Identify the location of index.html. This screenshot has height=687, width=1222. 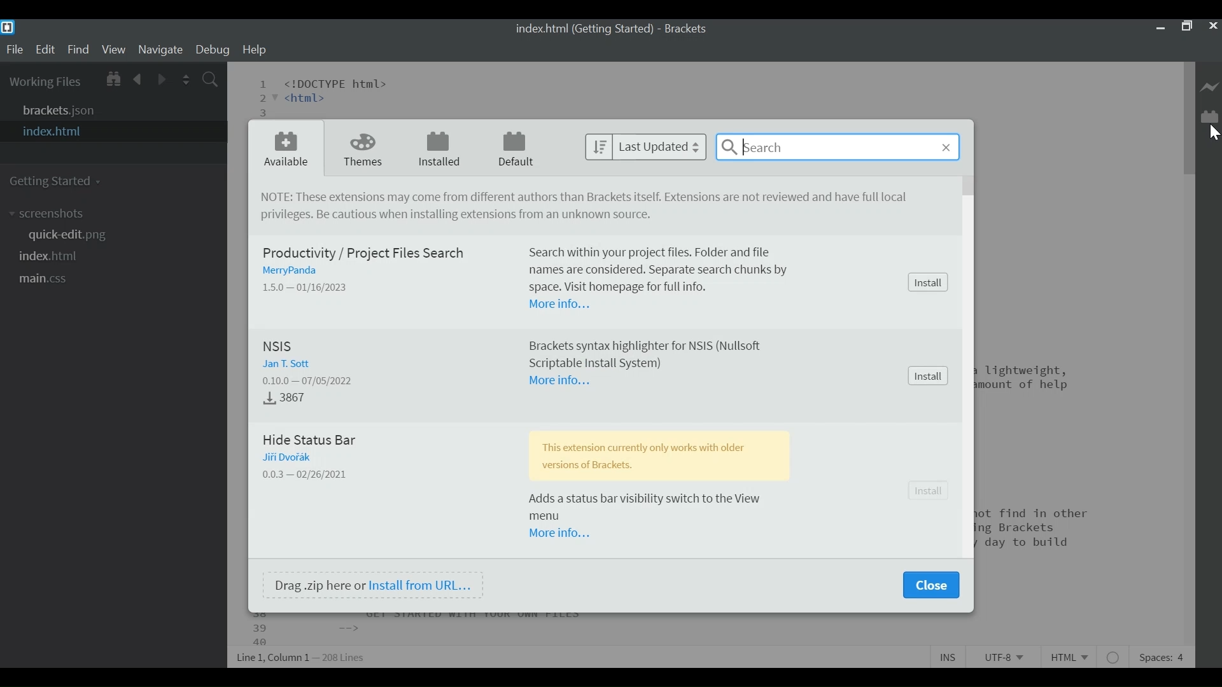
(55, 256).